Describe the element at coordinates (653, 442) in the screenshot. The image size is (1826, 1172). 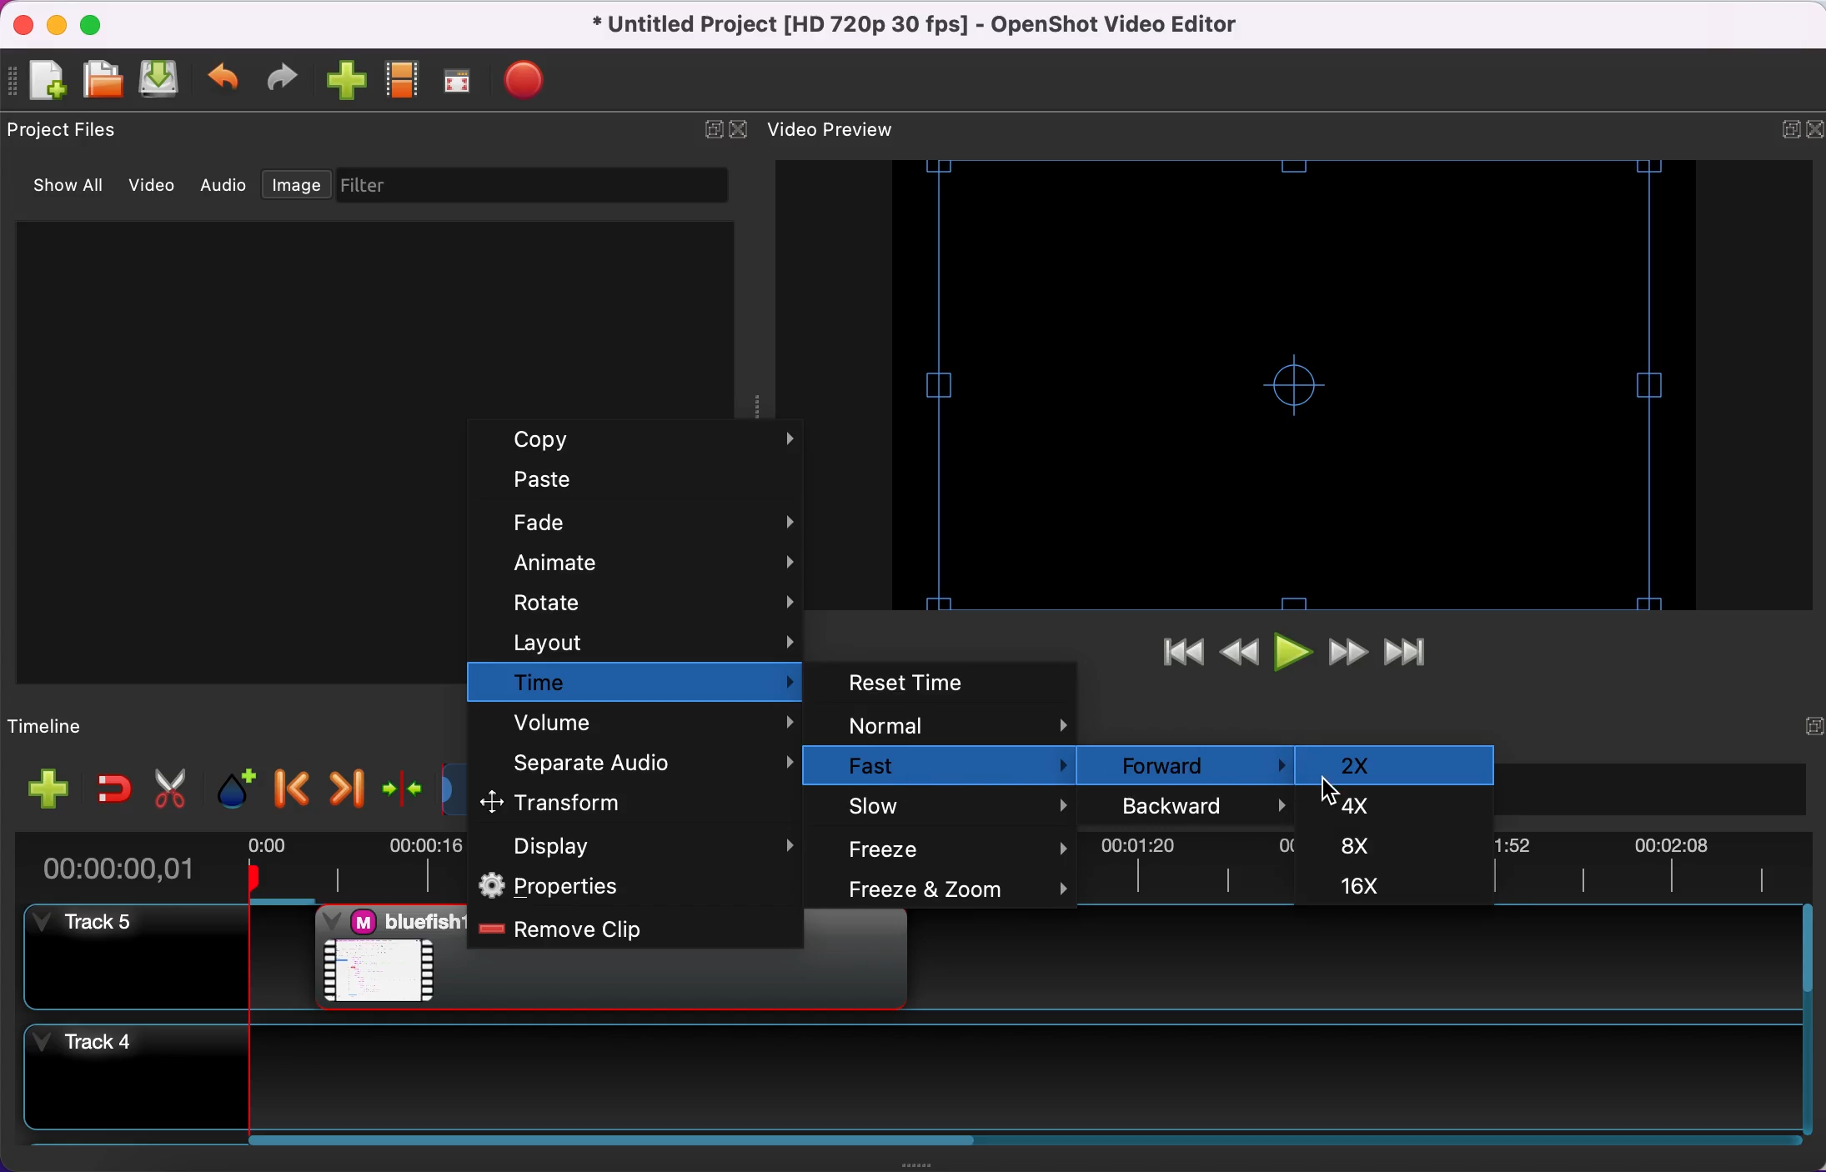
I see `copy` at that location.